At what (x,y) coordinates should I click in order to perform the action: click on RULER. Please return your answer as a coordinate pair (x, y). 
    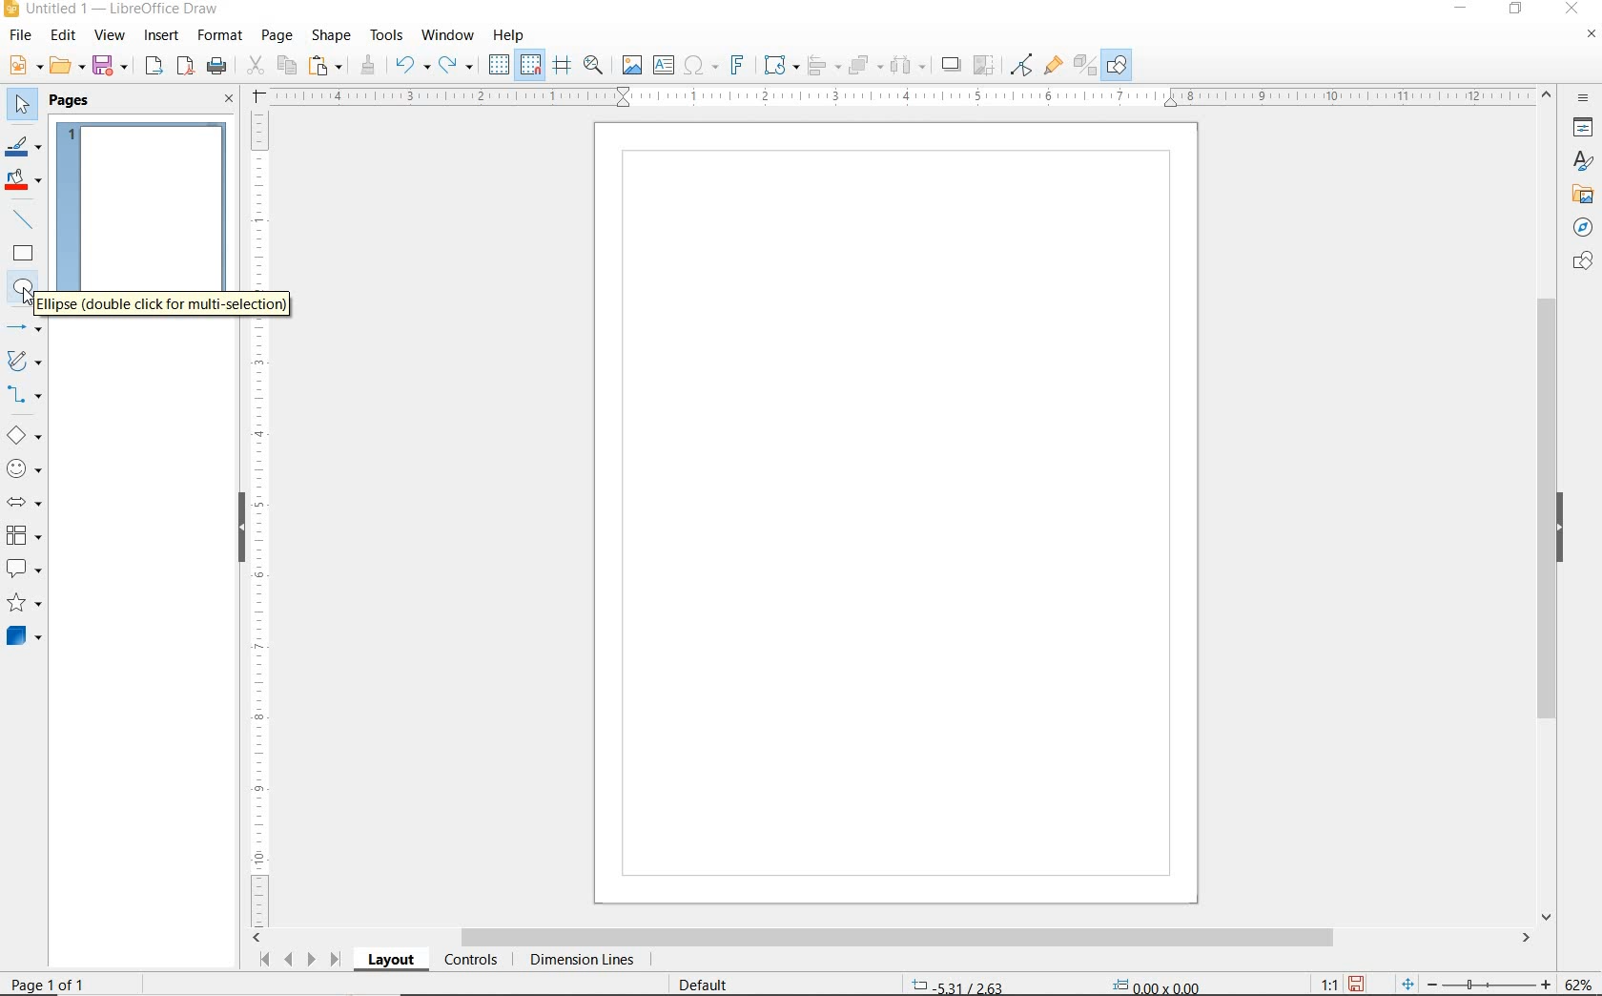
    Looking at the image, I should click on (904, 97).